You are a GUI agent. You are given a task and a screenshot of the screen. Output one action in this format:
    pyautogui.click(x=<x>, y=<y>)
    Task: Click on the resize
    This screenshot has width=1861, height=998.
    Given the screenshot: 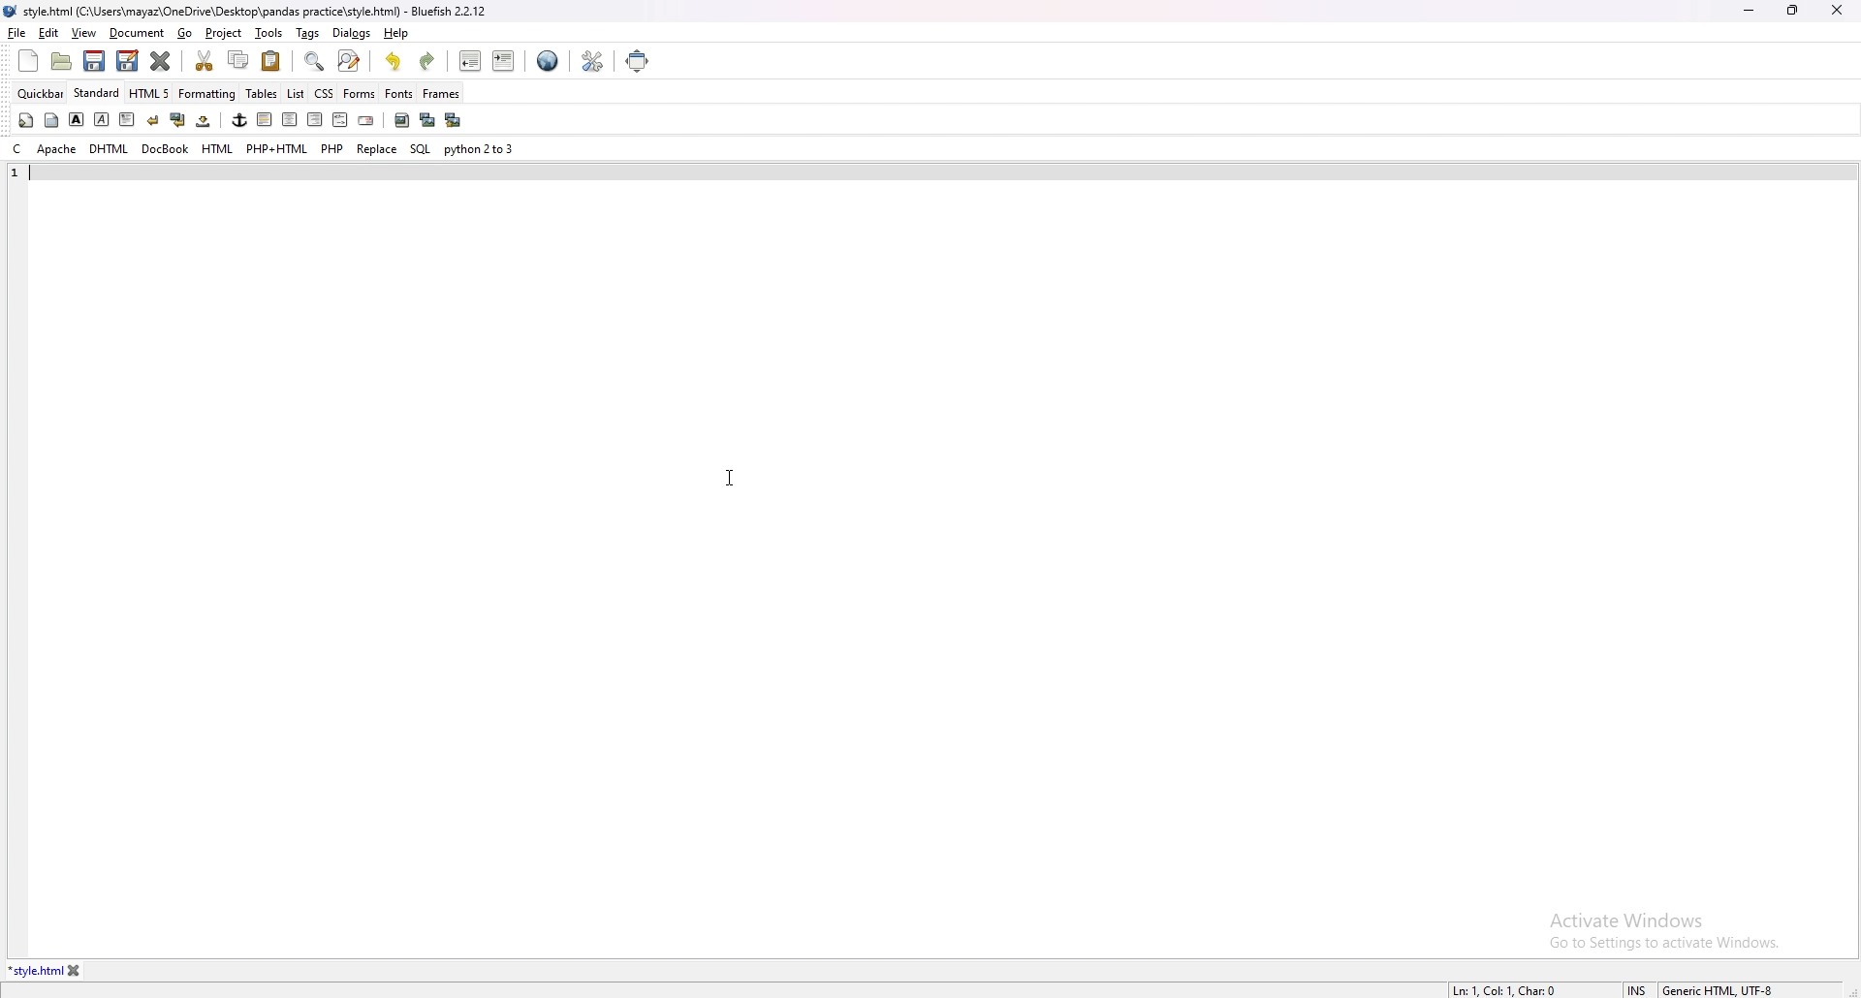 What is the action you would take?
    pyautogui.click(x=1792, y=10)
    